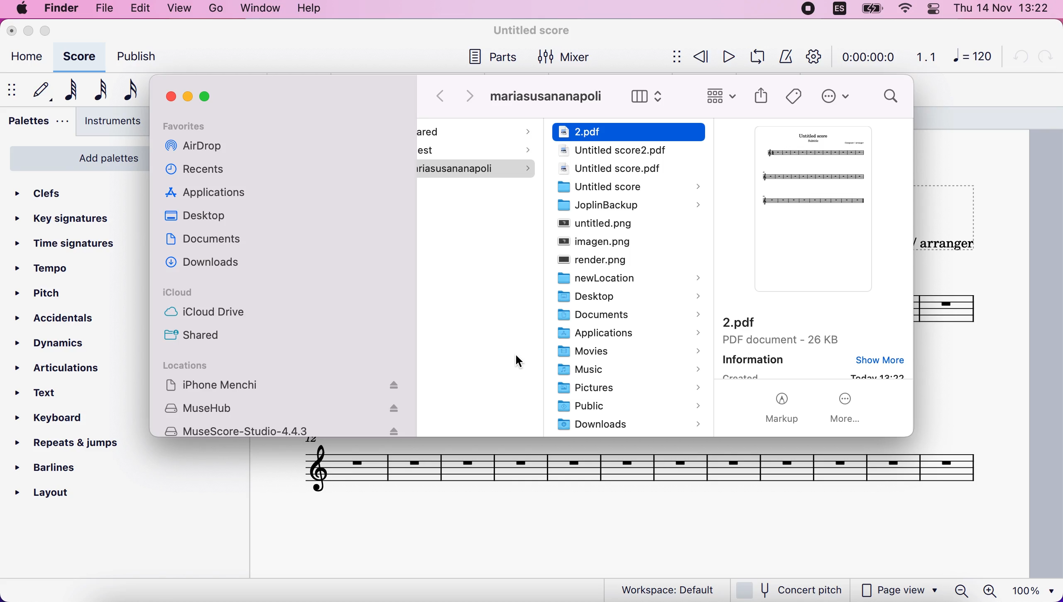 The image size is (1063, 602). Describe the element at coordinates (628, 406) in the screenshot. I see `7] Public` at that location.